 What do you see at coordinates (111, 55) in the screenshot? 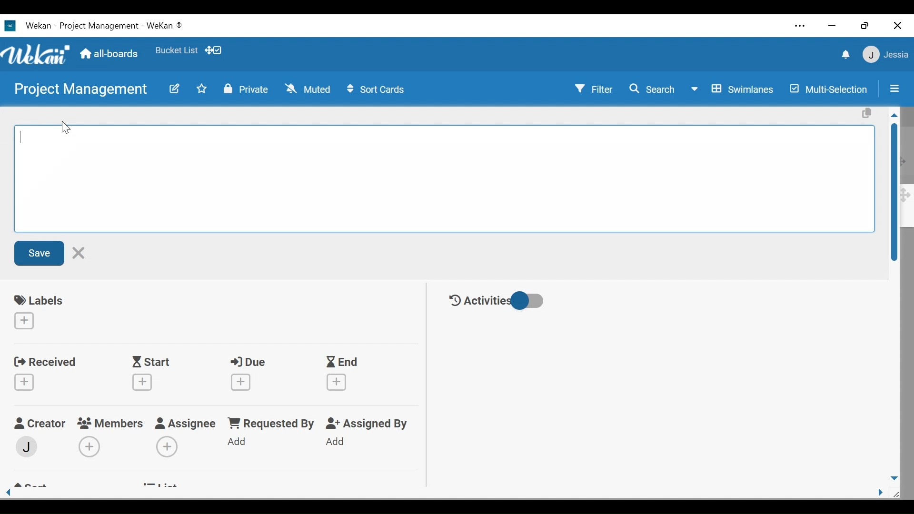
I see `All boards` at bounding box center [111, 55].